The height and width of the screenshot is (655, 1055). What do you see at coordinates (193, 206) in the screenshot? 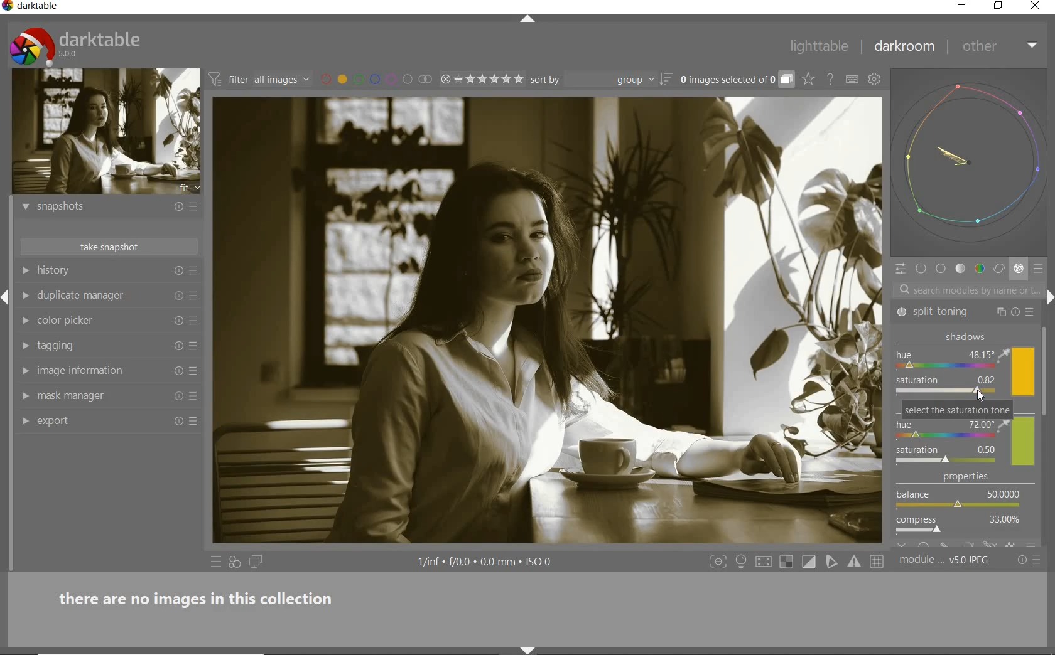
I see `presets and preferences` at bounding box center [193, 206].